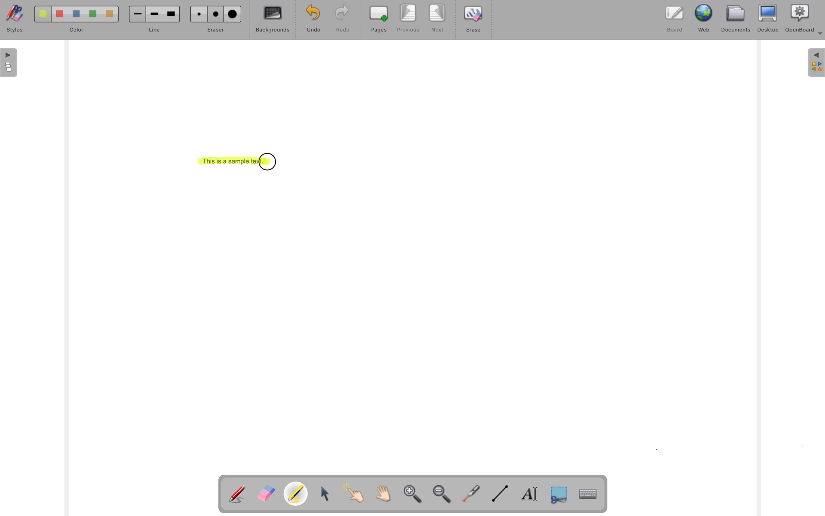  What do you see at coordinates (329, 492) in the screenshot?
I see `select and modify objects` at bounding box center [329, 492].